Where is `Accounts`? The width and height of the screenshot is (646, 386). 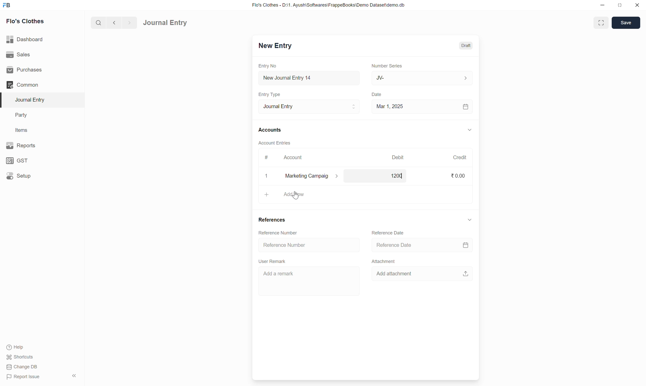
Accounts is located at coordinates (271, 129).